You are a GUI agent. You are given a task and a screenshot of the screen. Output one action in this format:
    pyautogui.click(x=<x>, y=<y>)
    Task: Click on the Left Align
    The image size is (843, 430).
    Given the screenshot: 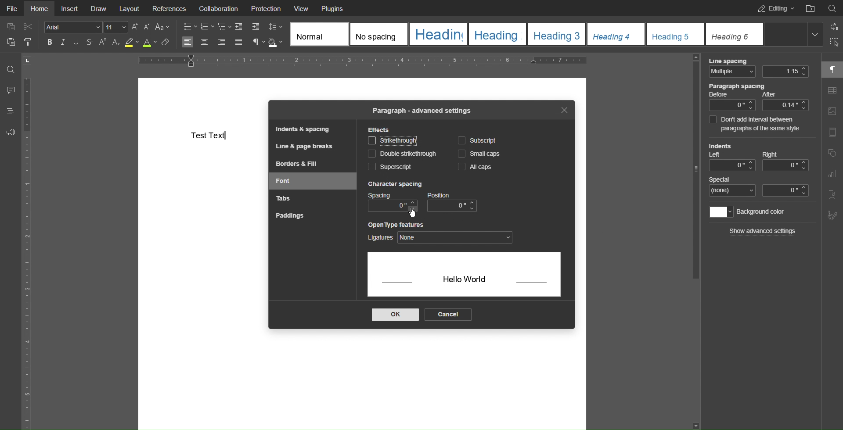 What is the action you would take?
    pyautogui.click(x=187, y=43)
    